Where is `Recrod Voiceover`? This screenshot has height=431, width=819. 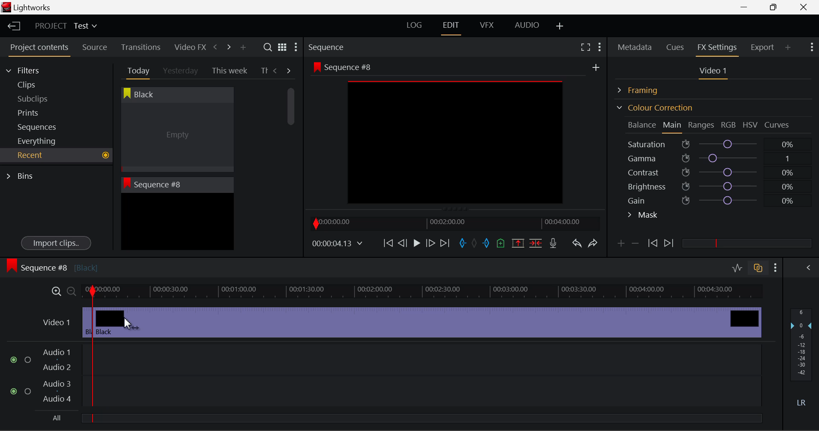 Recrod Voiceover is located at coordinates (553, 243).